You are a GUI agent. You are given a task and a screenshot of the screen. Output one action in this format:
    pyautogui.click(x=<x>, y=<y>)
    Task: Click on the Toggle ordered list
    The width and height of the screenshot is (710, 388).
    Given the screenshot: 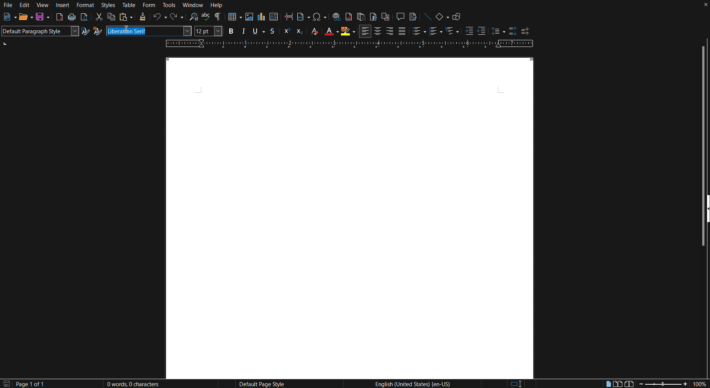 What is the action you would take?
    pyautogui.click(x=435, y=32)
    